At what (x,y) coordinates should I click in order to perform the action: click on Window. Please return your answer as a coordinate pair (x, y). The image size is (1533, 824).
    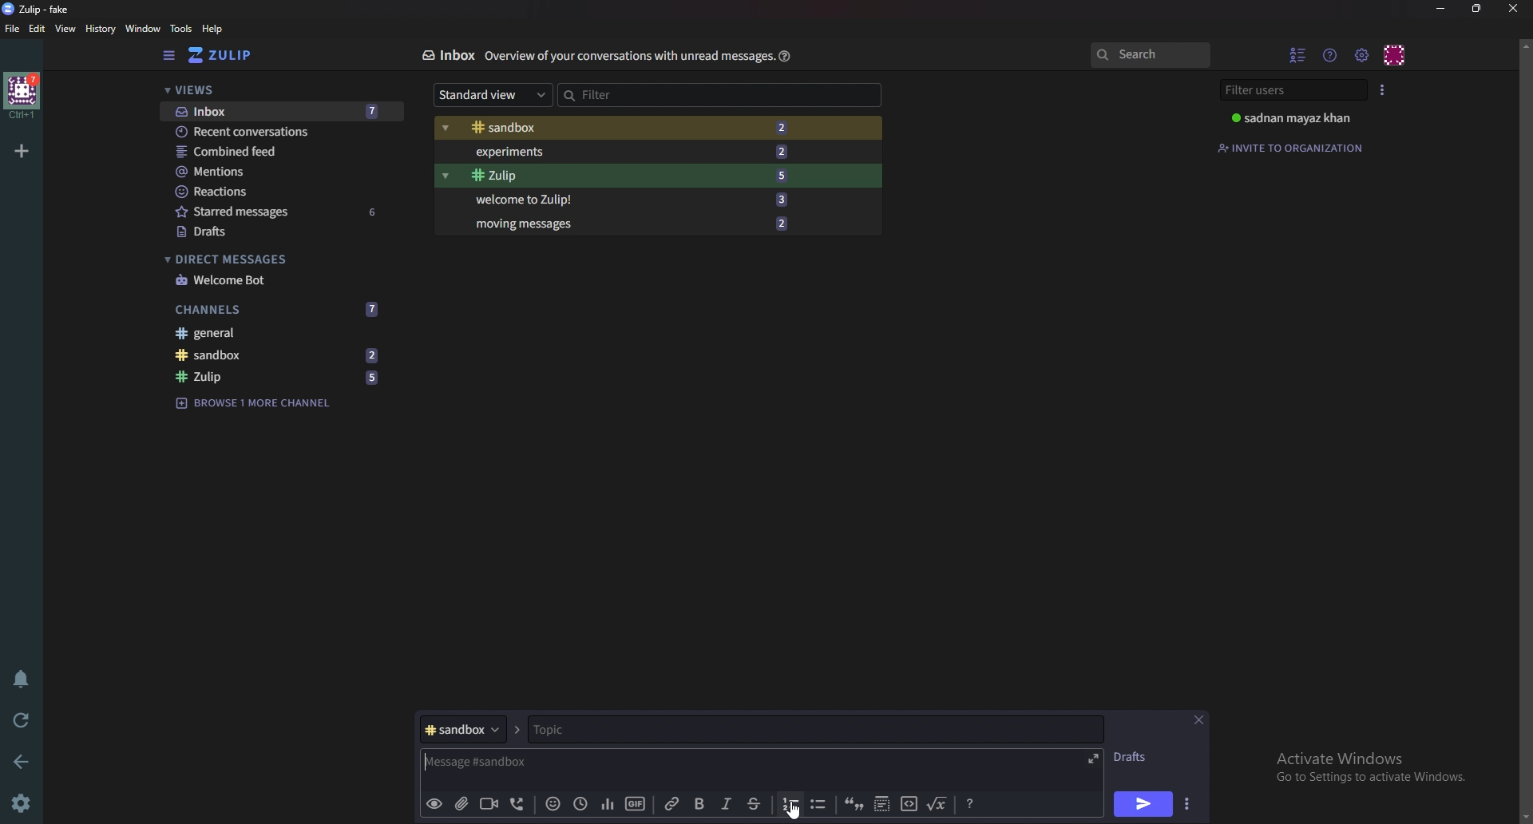
    Looking at the image, I should click on (141, 28).